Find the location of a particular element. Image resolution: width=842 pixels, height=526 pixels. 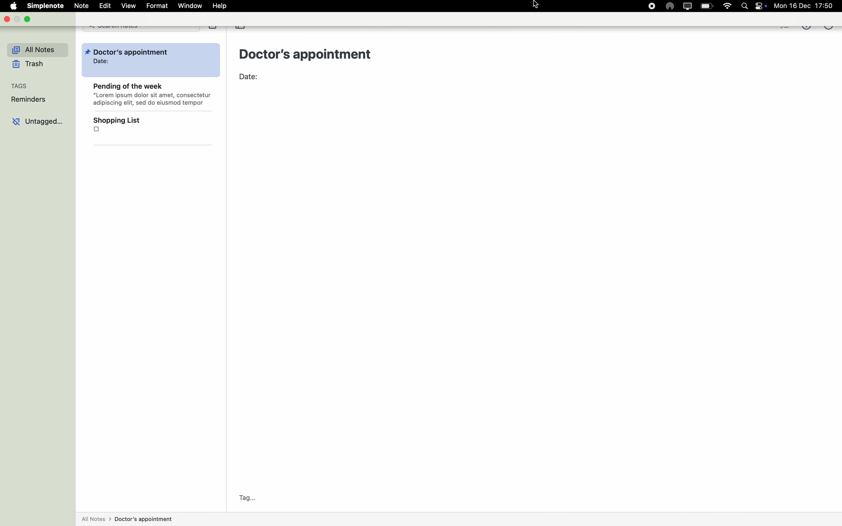

tags is located at coordinates (21, 86).